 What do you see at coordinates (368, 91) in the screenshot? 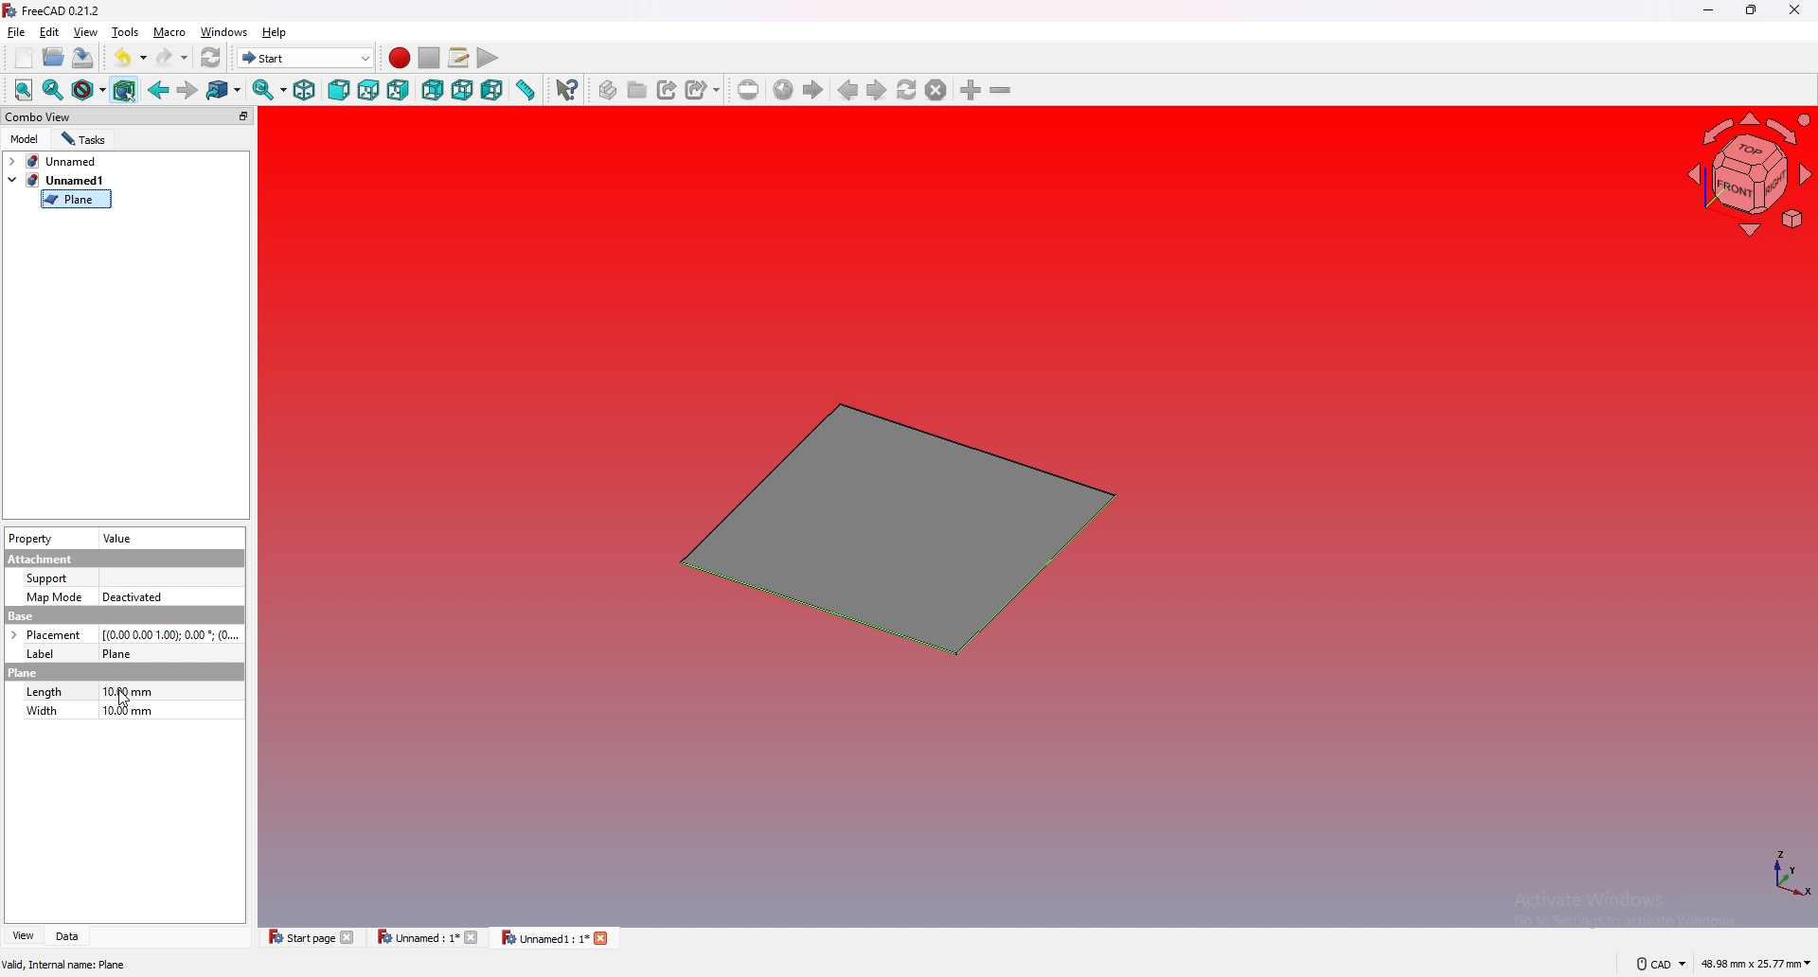
I see `top` at bounding box center [368, 91].